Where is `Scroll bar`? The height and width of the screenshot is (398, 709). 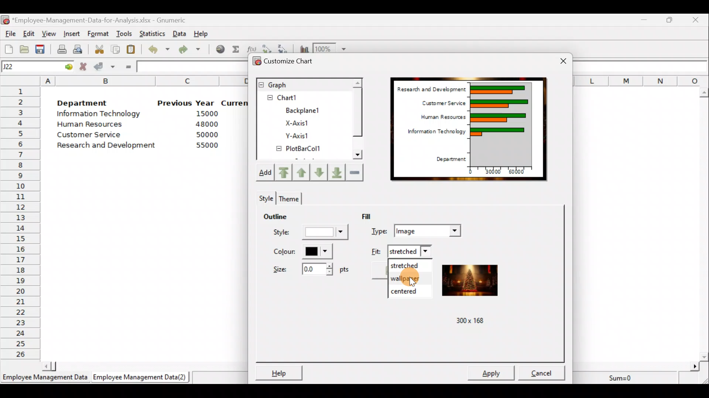
Scroll bar is located at coordinates (357, 120).